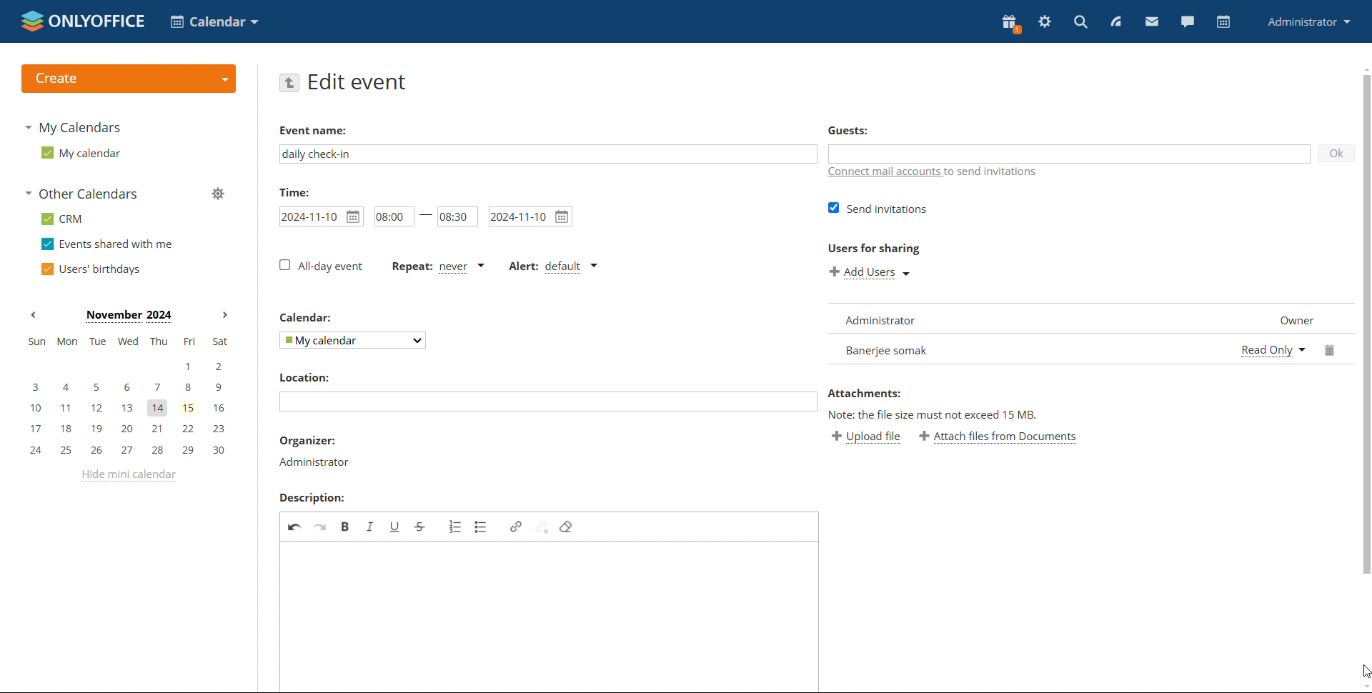 The width and height of the screenshot is (1372, 693). I want to click on organizer:, so click(309, 443).